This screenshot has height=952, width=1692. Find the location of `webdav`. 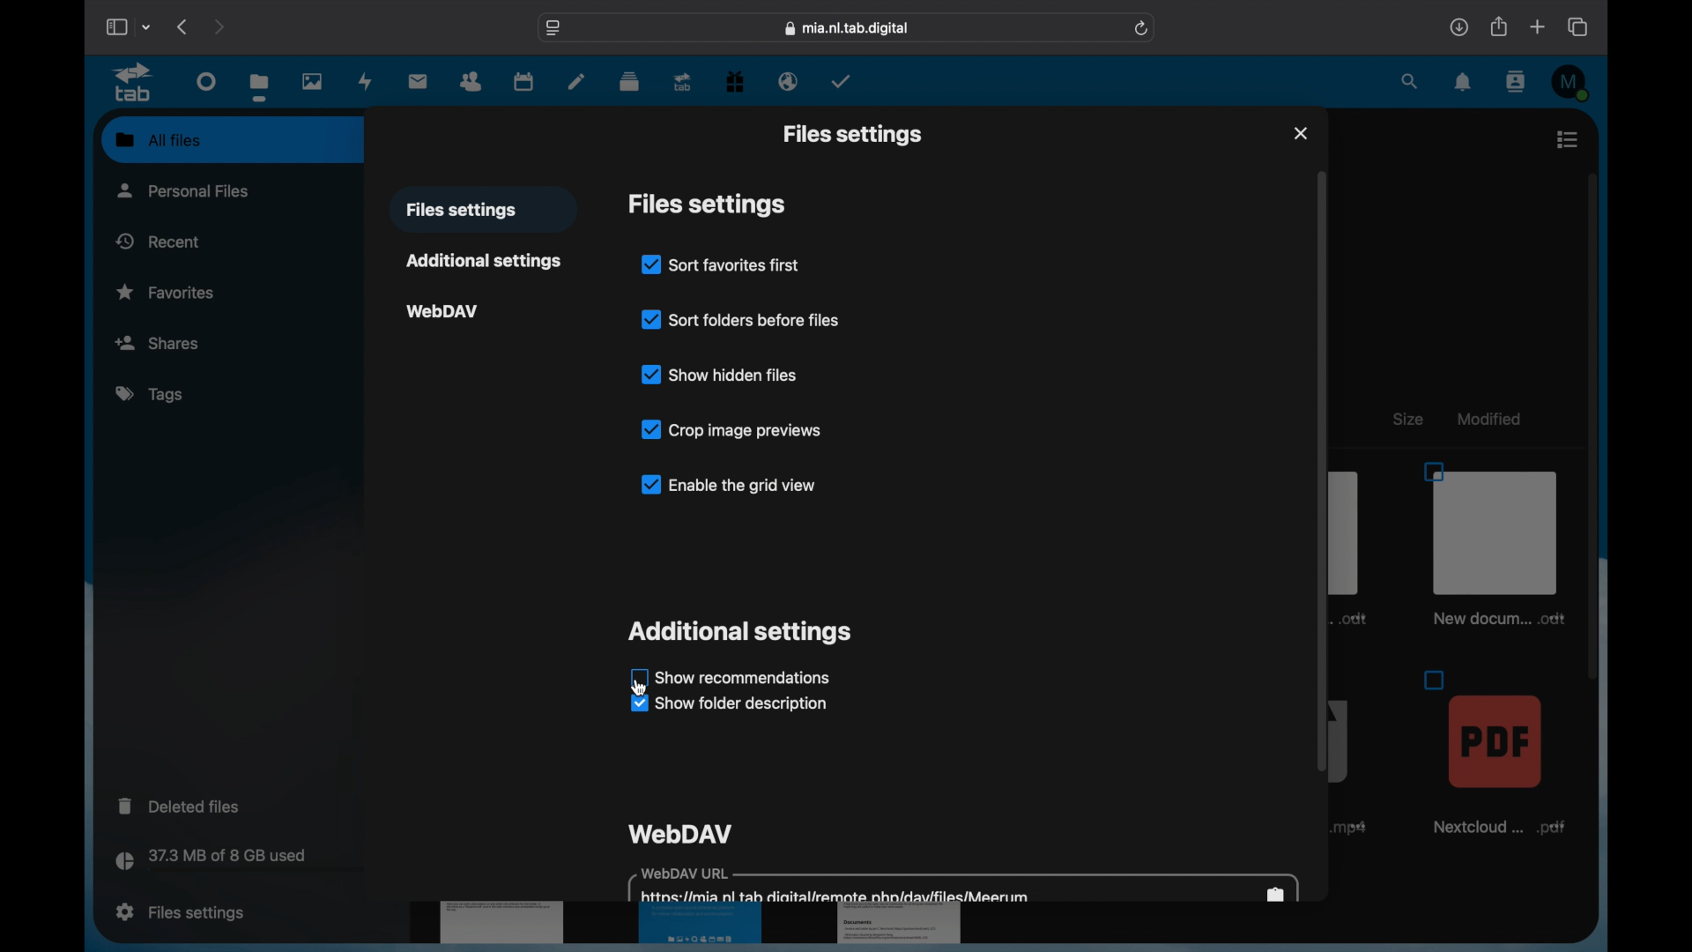

webdav is located at coordinates (444, 312).